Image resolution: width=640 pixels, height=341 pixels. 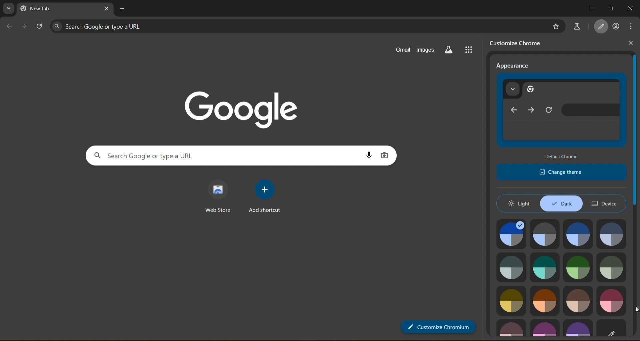 I want to click on customize chrome, so click(x=439, y=327).